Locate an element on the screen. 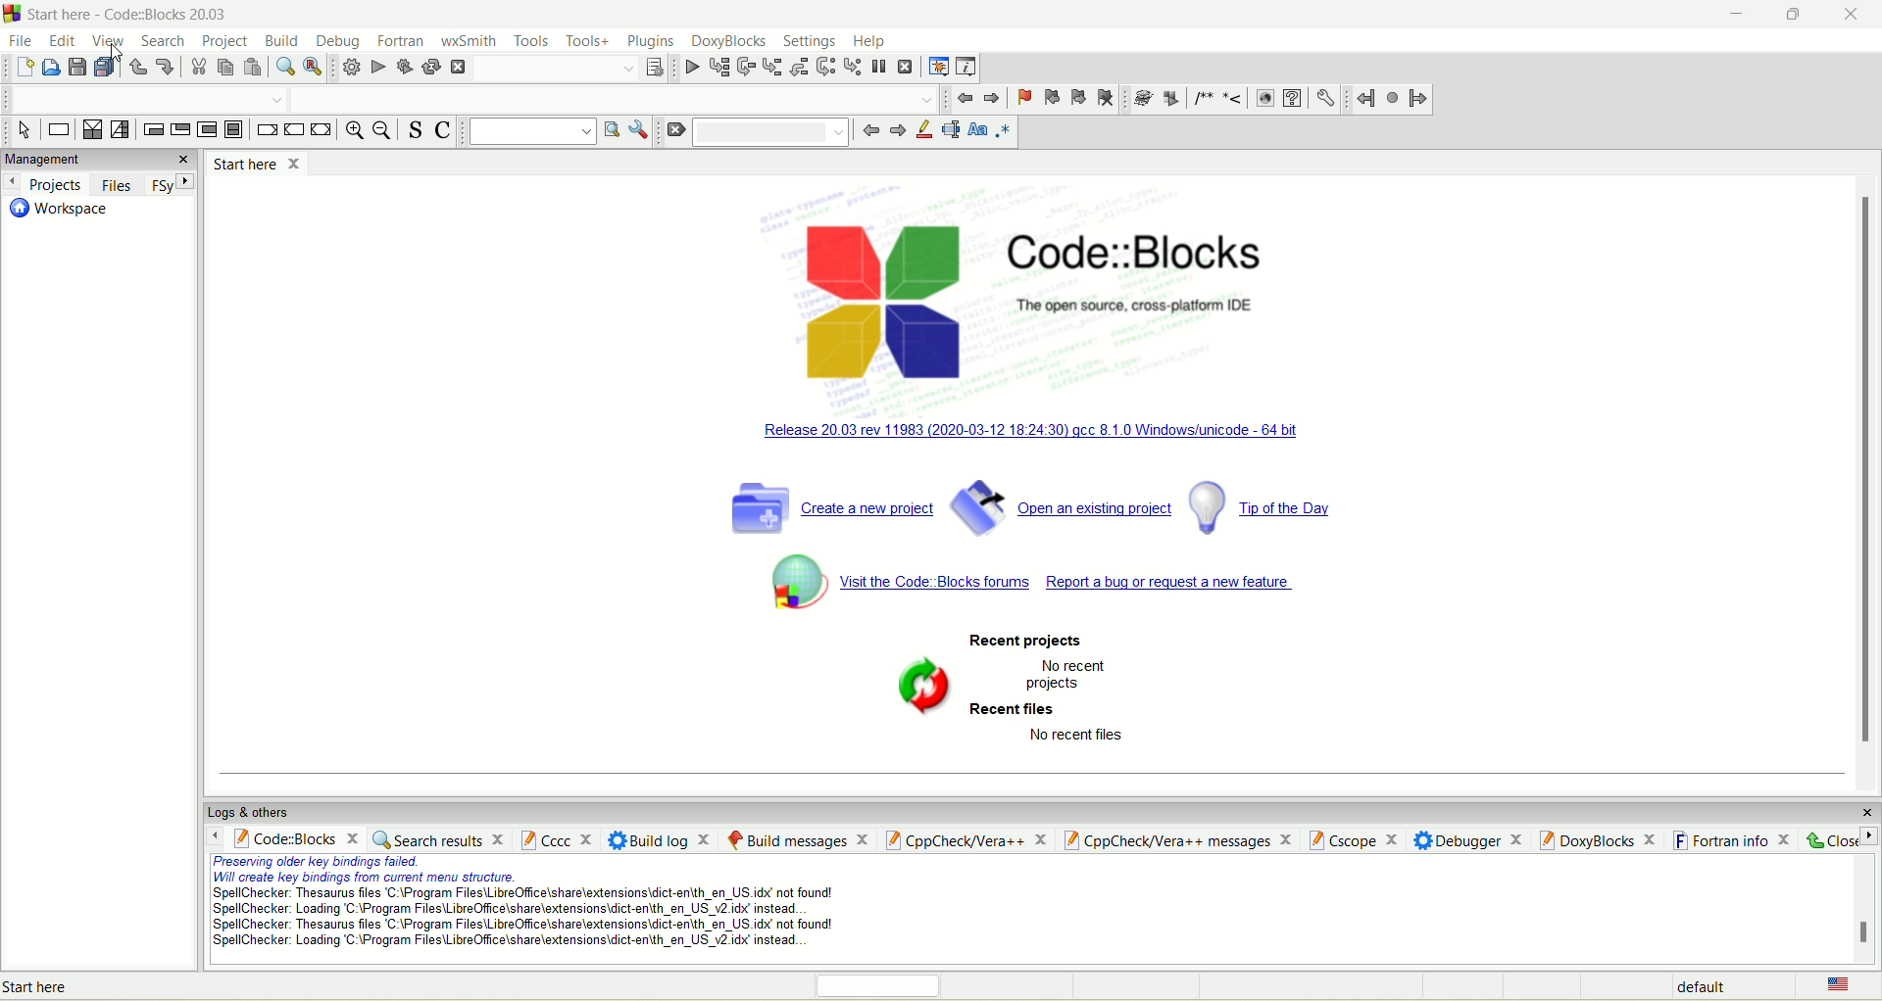 The height and width of the screenshot is (1001, 1882). run search is located at coordinates (610, 130).